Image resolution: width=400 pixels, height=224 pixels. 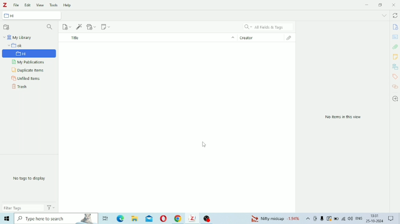 What do you see at coordinates (23, 208) in the screenshot?
I see `Filter Tags` at bounding box center [23, 208].